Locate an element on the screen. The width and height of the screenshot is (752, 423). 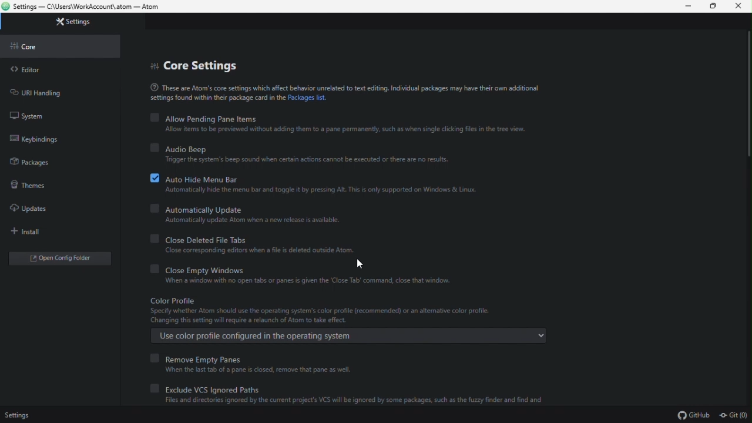
When the last tab of a pane is closed, remove that pane as well. is located at coordinates (265, 369).